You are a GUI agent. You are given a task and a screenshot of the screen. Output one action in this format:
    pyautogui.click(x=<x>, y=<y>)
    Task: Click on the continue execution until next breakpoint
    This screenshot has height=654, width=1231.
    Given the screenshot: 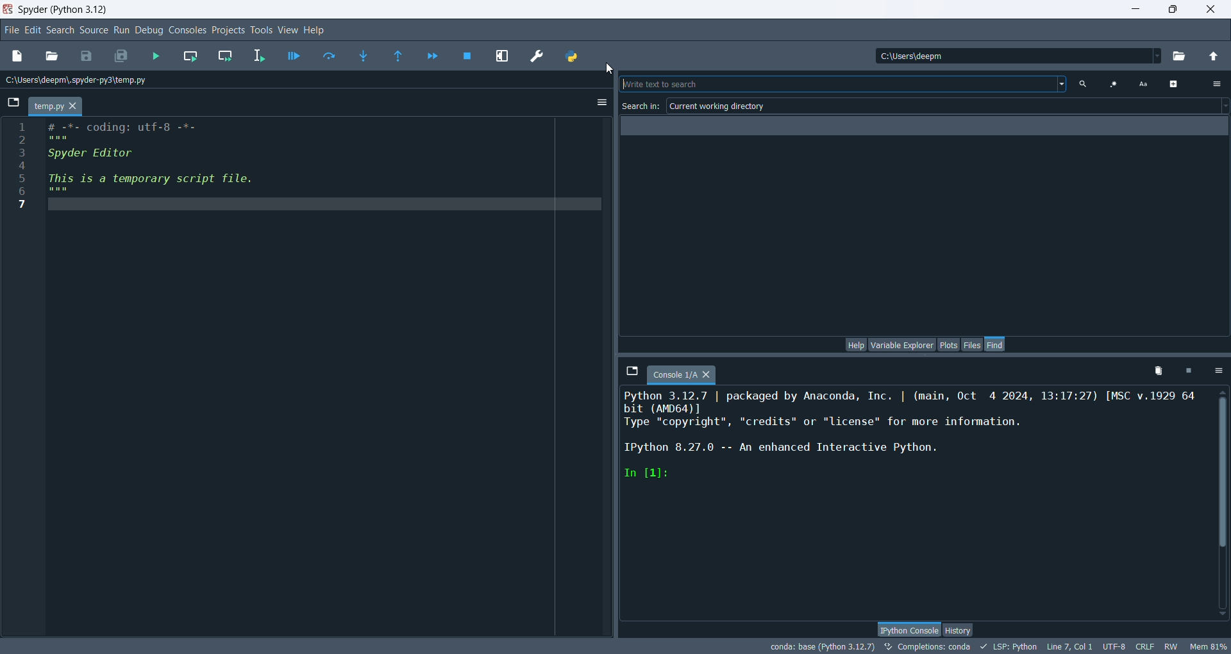 What is the action you would take?
    pyautogui.click(x=433, y=57)
    